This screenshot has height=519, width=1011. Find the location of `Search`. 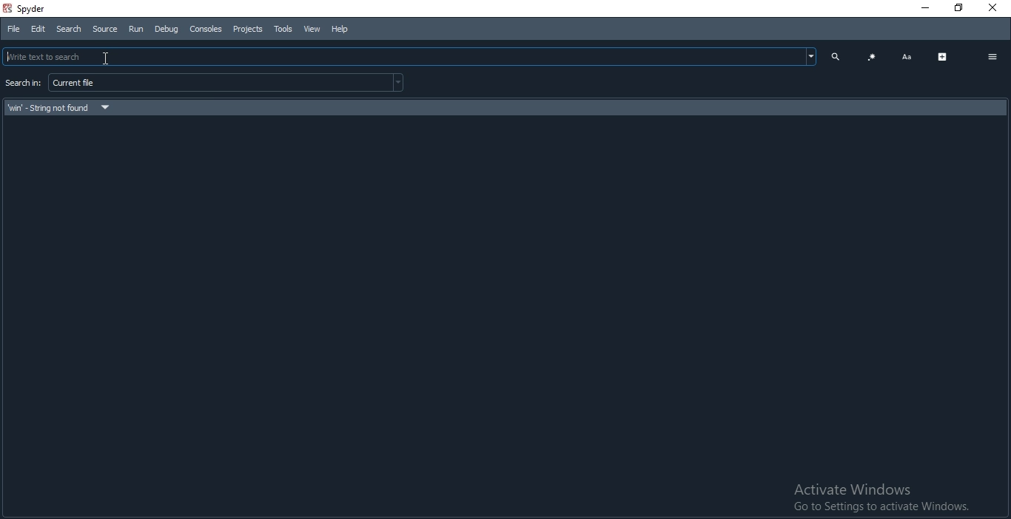

Search is located at coordinates (69, 30).